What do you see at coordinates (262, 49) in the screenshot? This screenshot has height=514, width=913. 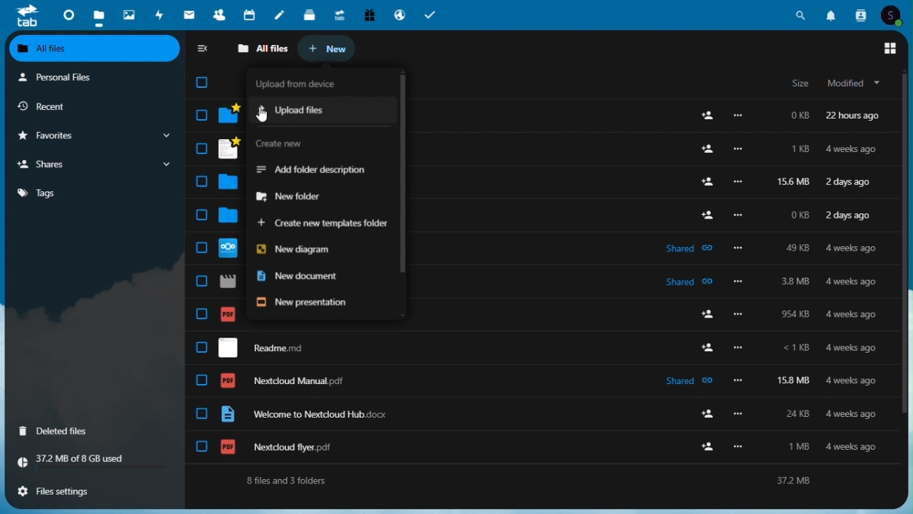 I see `all files` at bounding box center [262, 49].